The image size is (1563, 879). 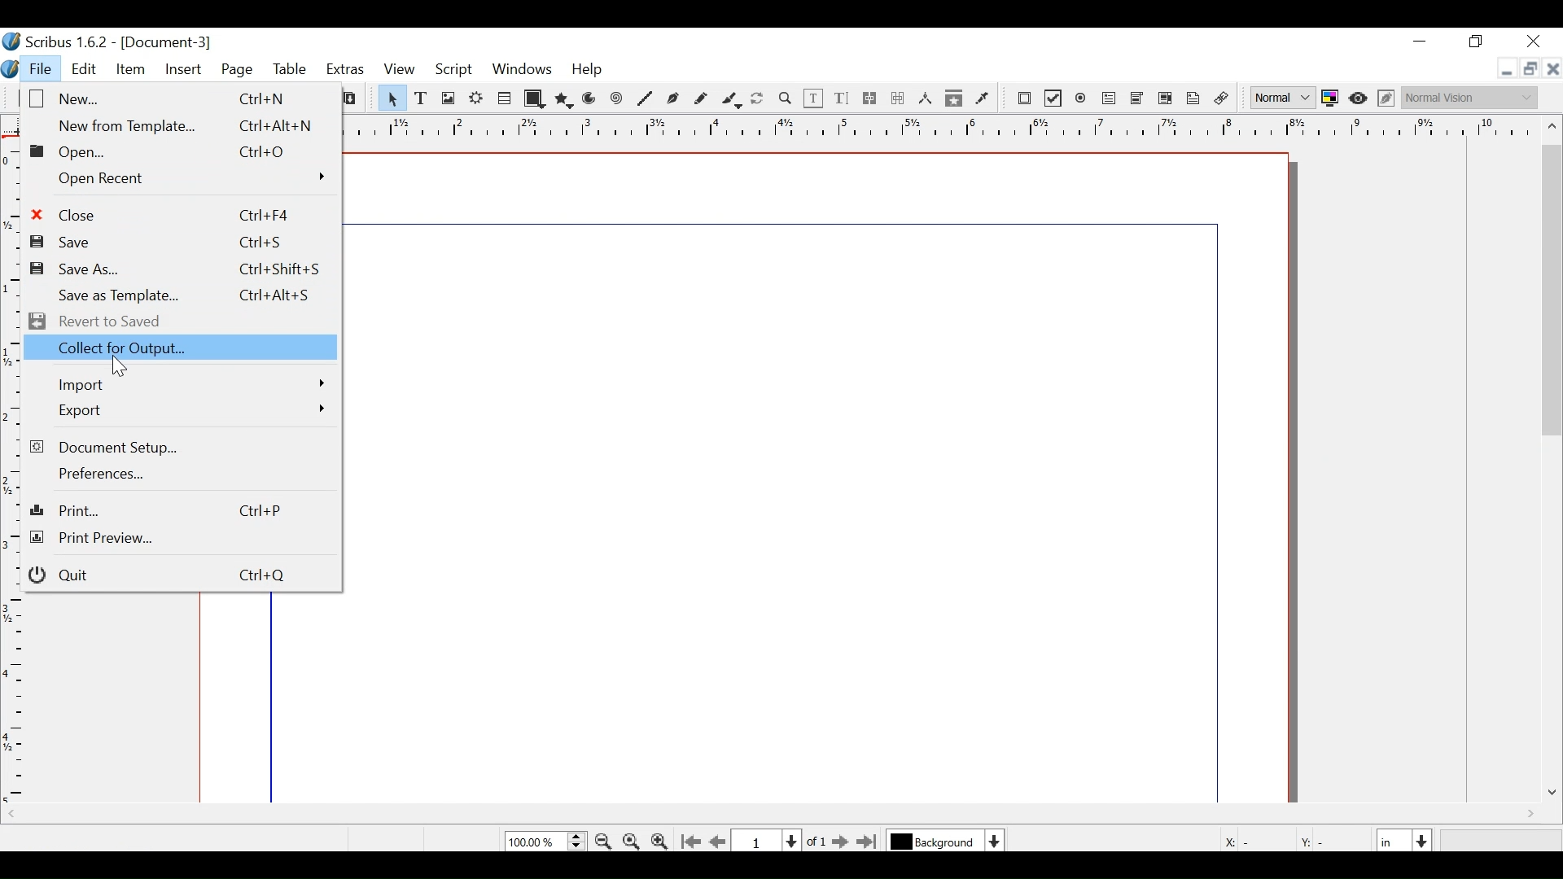 I want to click on Restore, so click(x=1476, y=42).